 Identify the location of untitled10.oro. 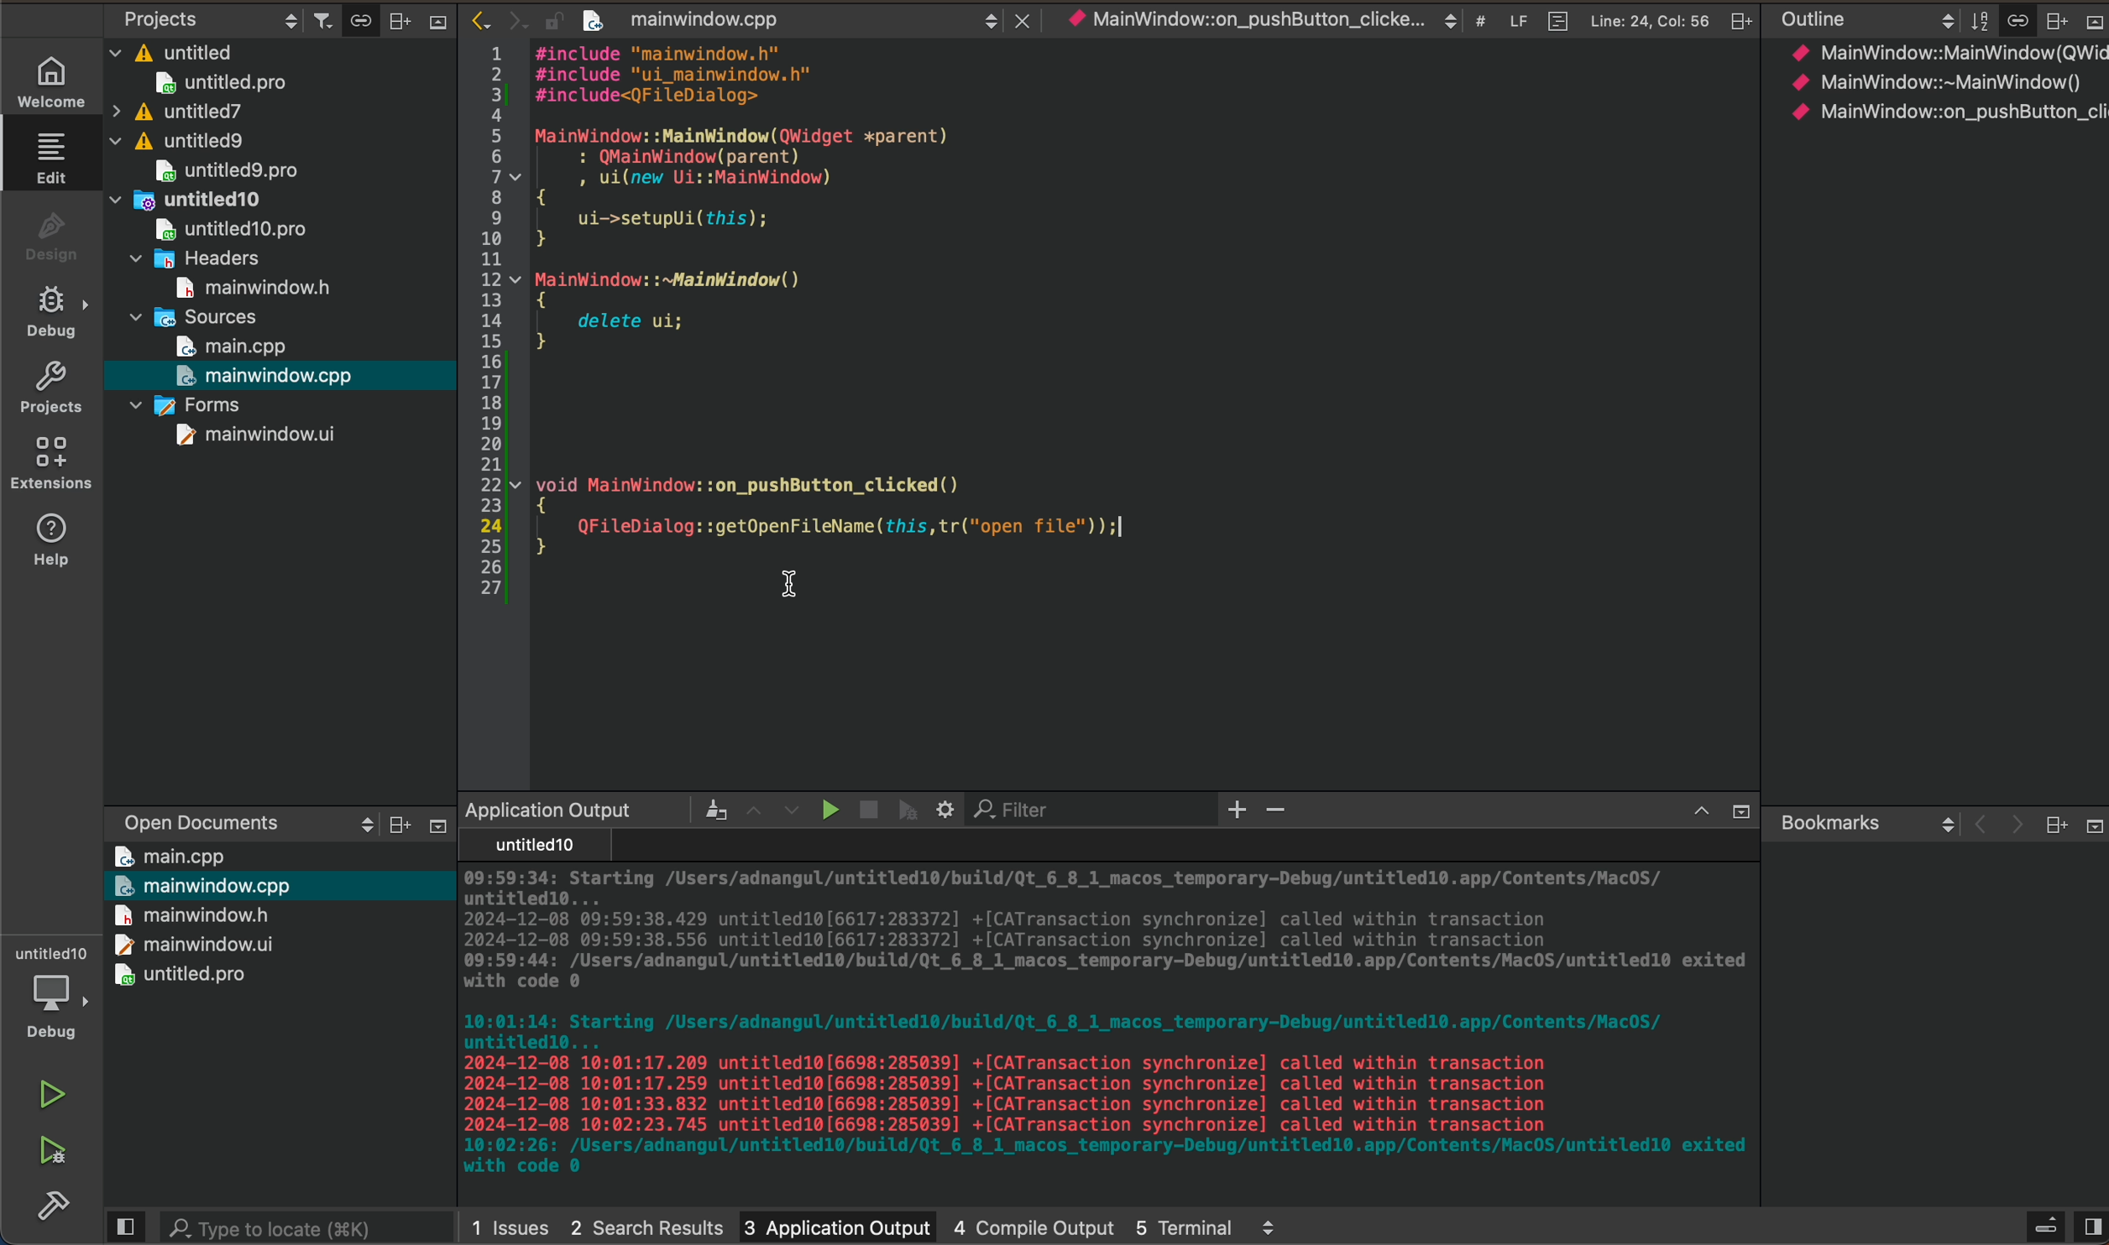
(225, 227).